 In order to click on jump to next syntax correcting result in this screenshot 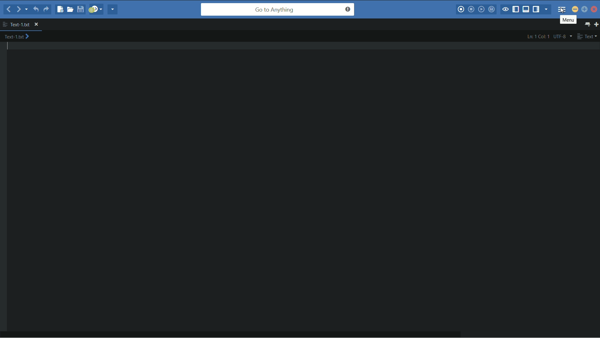, I will do `click(96, 9)`.